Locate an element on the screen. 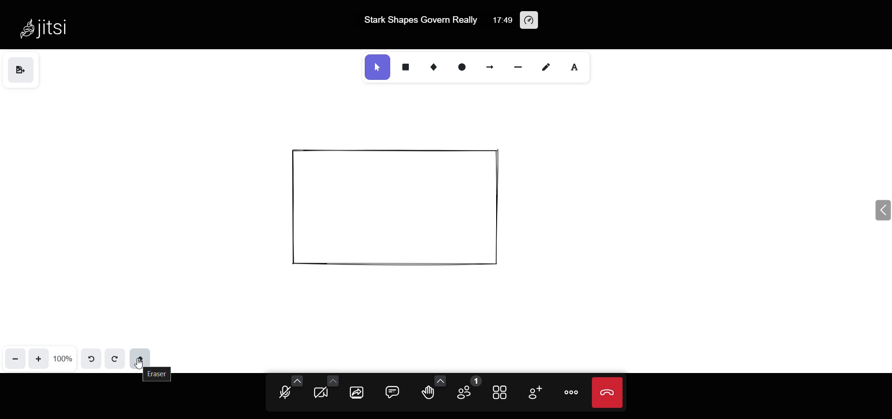  content is located at coordinates (396, 209).